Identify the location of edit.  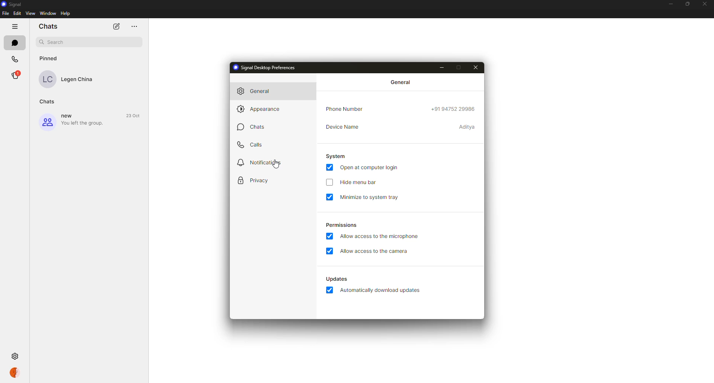
(116, 26).